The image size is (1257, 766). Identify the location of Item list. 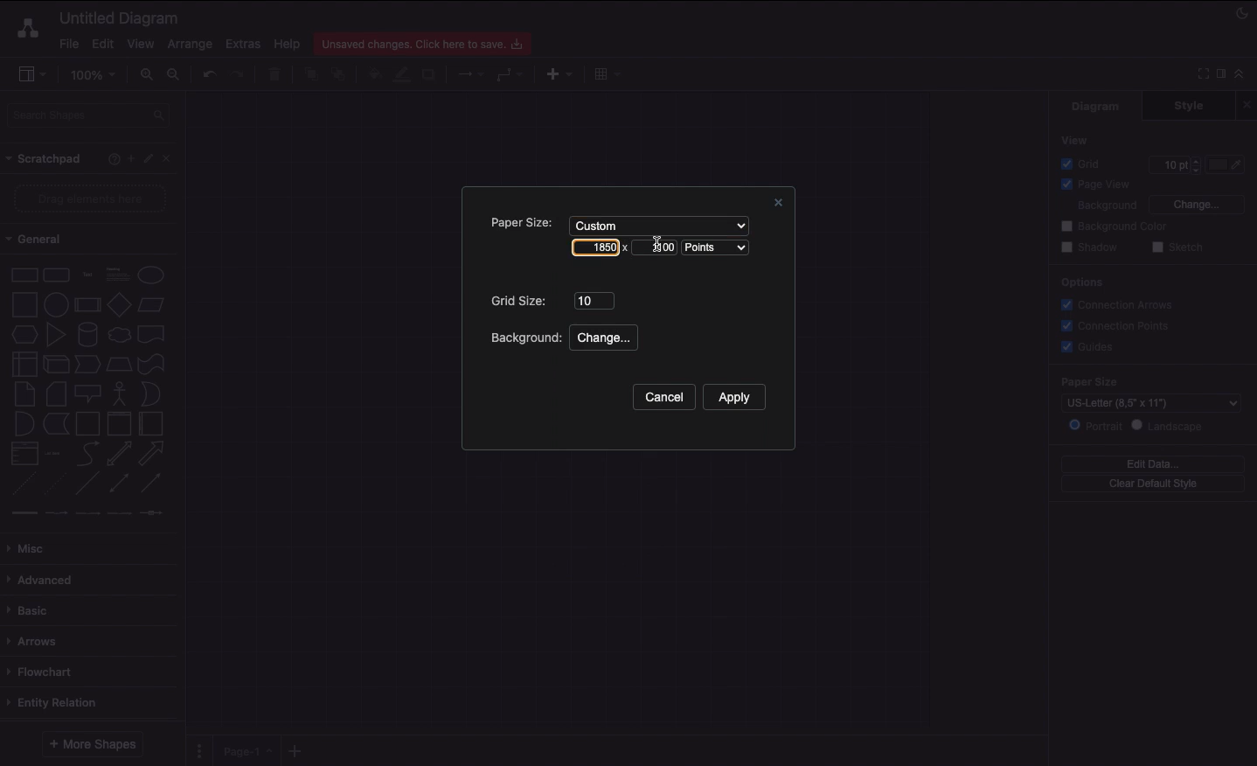
(58, 454).